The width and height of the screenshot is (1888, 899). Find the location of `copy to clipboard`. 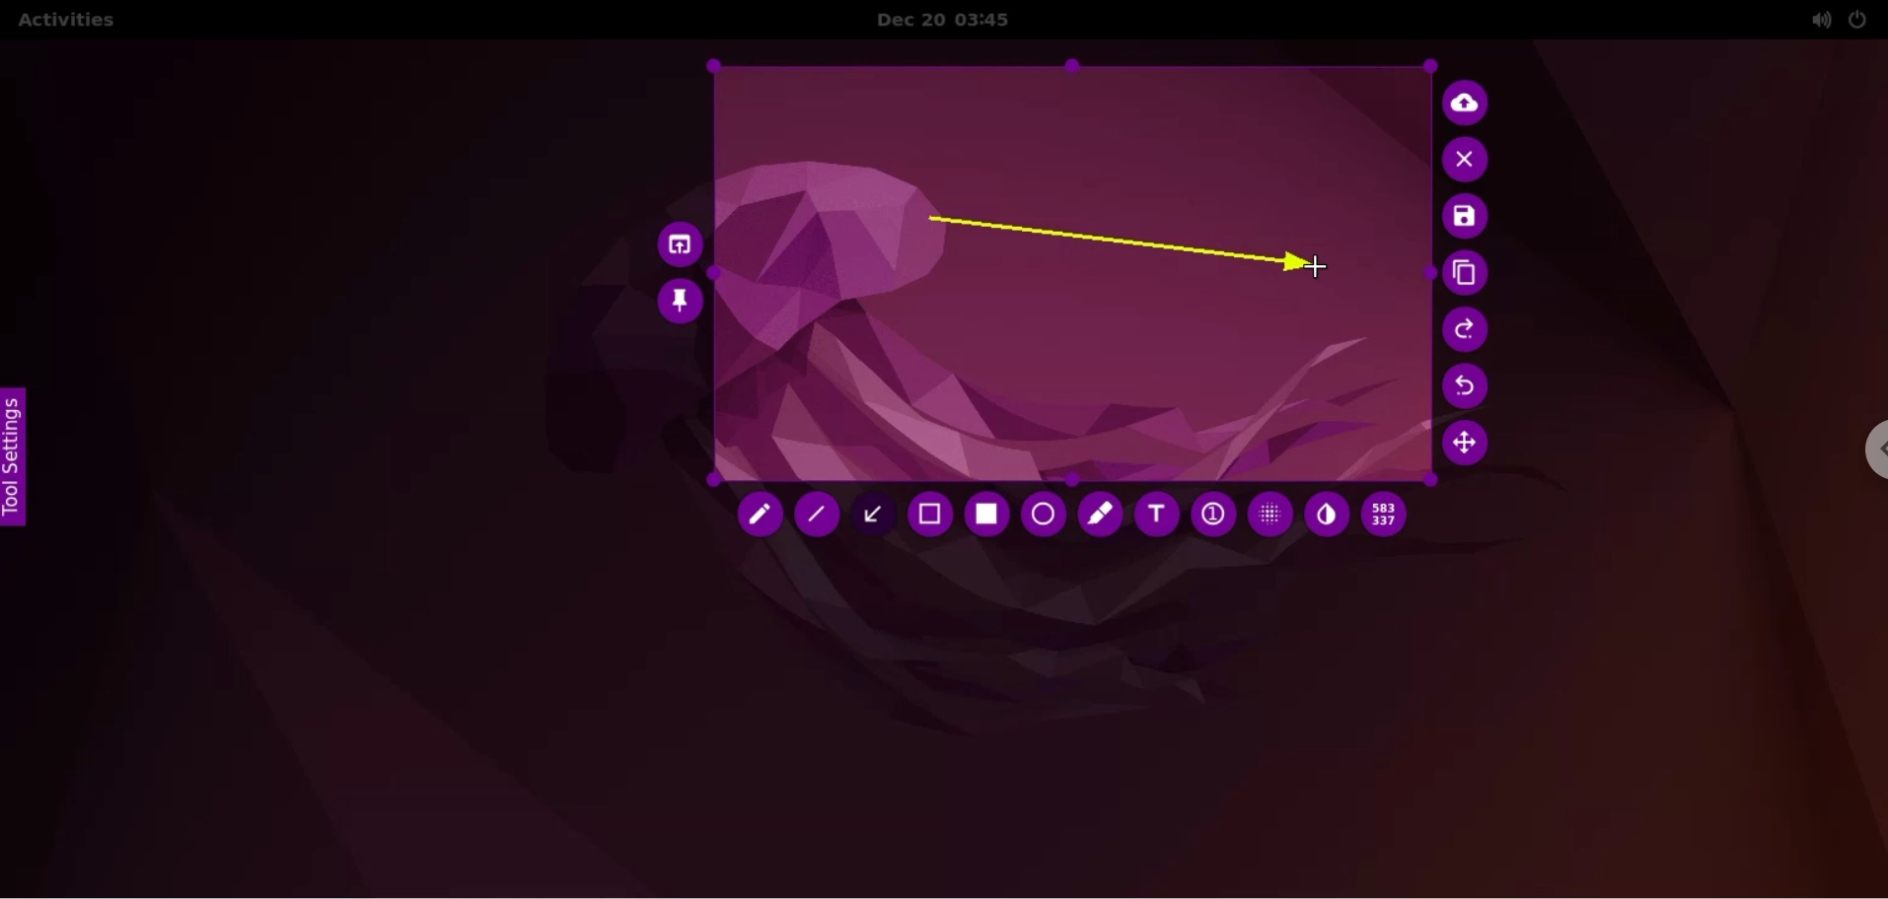

copy to clipboard is located at coordinates (1469, 275).